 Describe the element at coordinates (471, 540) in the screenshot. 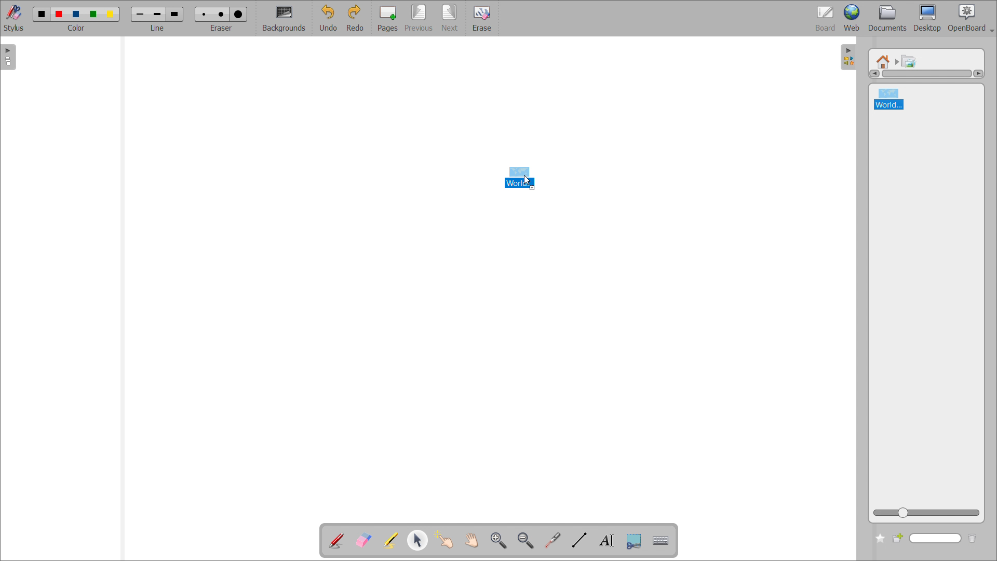

I see `scroll page` at that location.